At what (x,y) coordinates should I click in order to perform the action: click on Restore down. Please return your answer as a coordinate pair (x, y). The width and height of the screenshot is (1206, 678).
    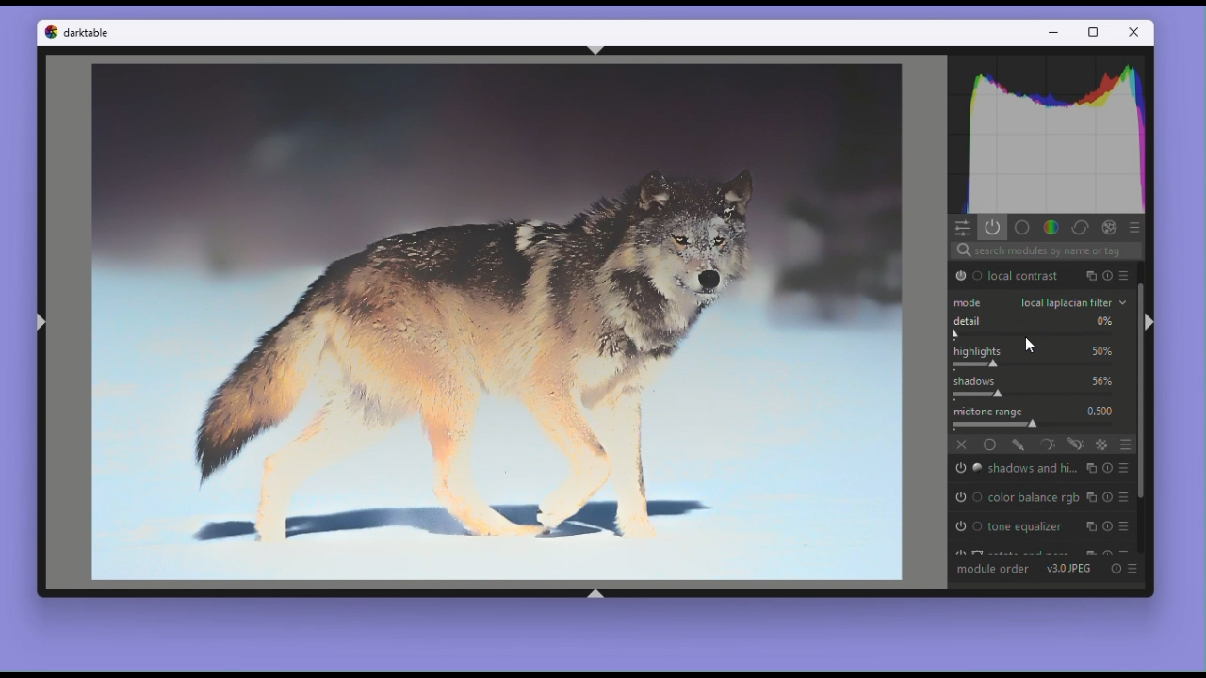
    Looking at the image, I should click on (1096, 32).